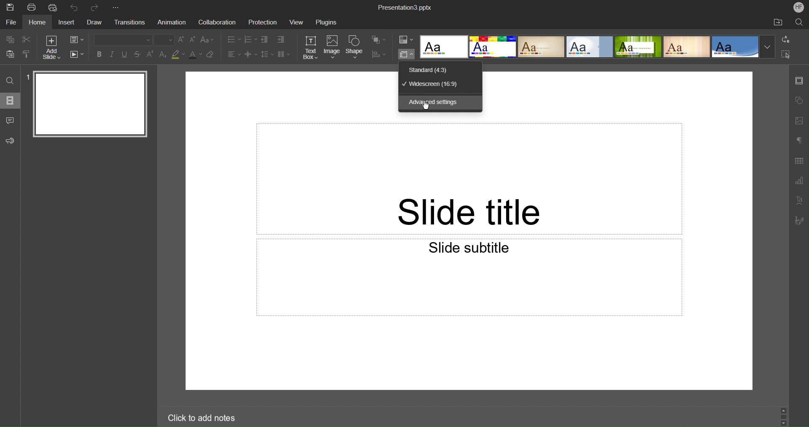 This screenshot has width=809, height=427. What do you see at coordinates (469, 277) in the screenshot?
I see `Slide subtitle` at bounding box center [469, 277].